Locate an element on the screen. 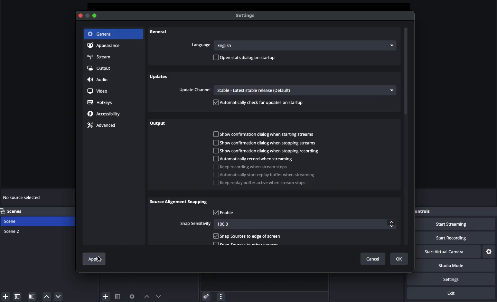 This screenshot has width=497, height=302. Scroll is located at coordinates (406, 137).